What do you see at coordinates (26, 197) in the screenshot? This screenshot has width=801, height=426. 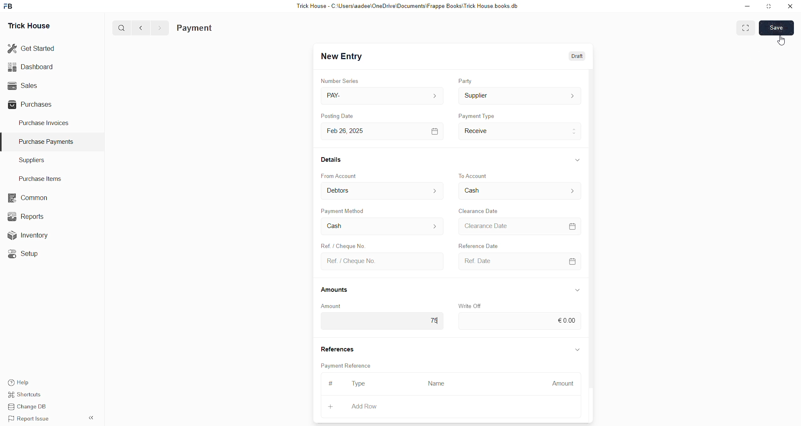 I see `Common` at bounding box center [26, 197].